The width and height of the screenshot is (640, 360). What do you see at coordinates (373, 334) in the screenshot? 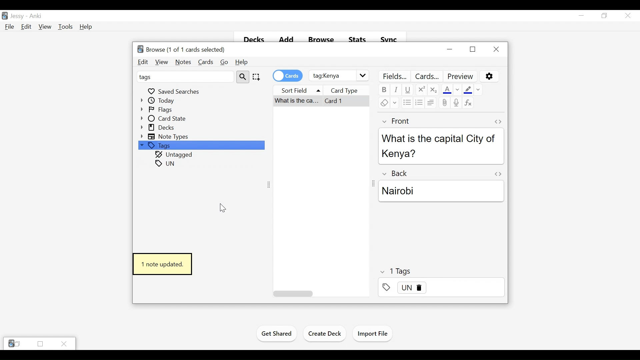
I see `Import Files` at bounding box center [373, 334].